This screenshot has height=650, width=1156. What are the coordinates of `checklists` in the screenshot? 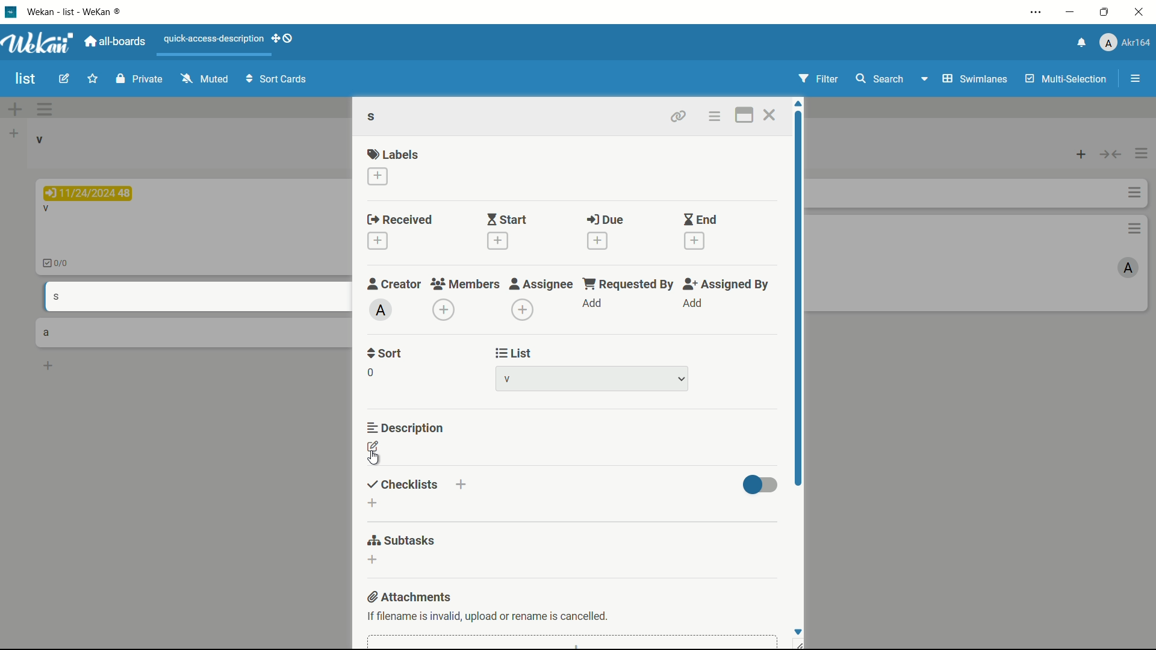 It's located at (402, 485).